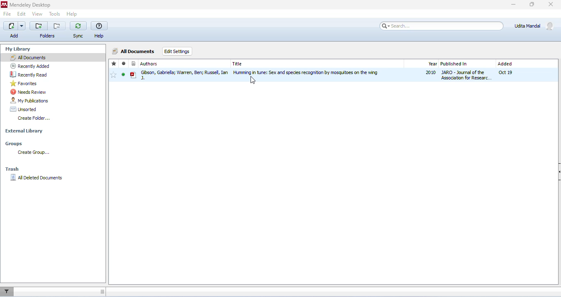  Describe the element at coordinates (100, 30) in the screenshot. I see `help` at that location.